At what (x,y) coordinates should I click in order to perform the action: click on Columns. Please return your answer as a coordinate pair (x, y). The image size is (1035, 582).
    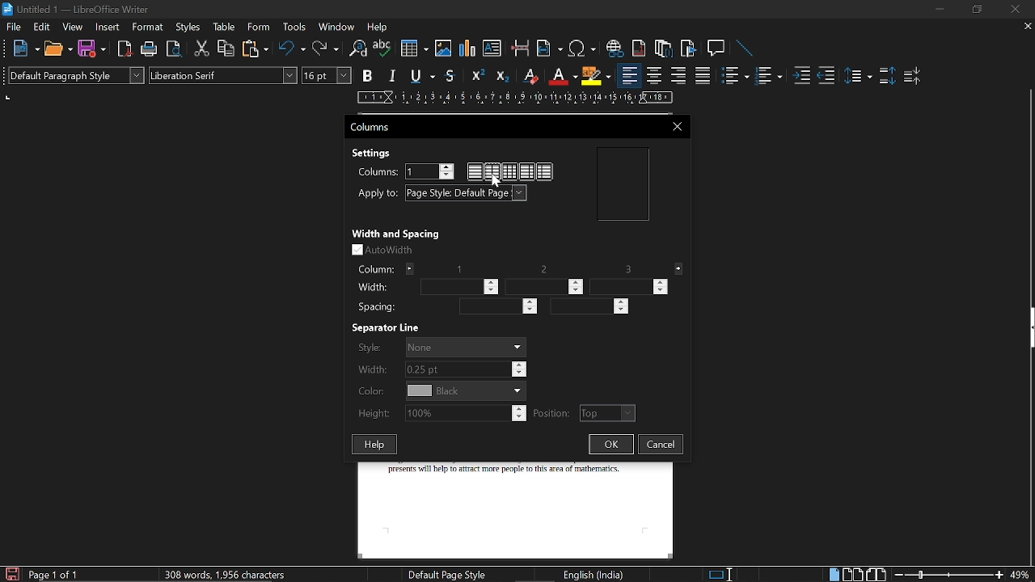
    Looking at the image, I should click on (377, 171).